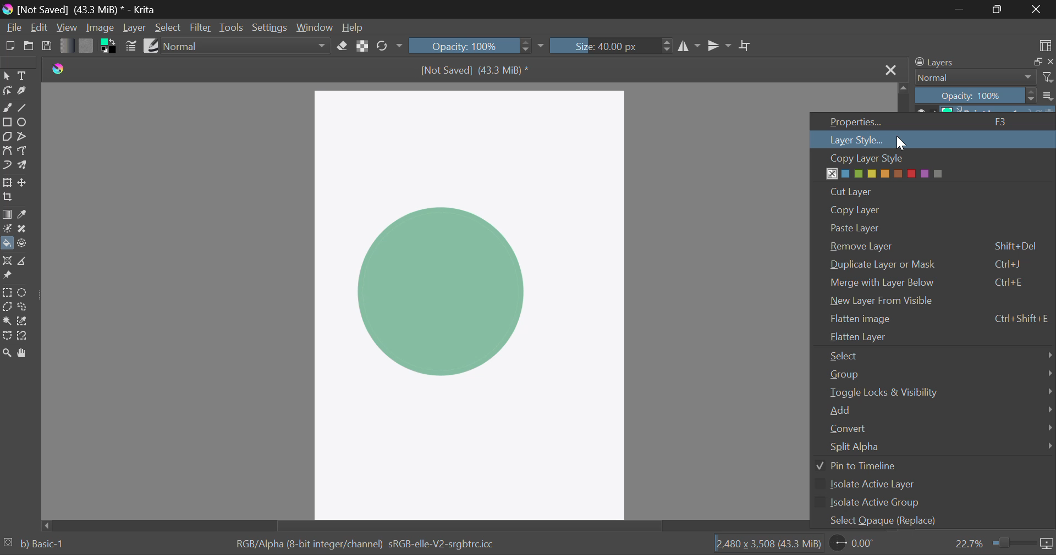 The width and height of the screenshot is (1056, 555). I want to click on Copy Layer, so click(934, 210).